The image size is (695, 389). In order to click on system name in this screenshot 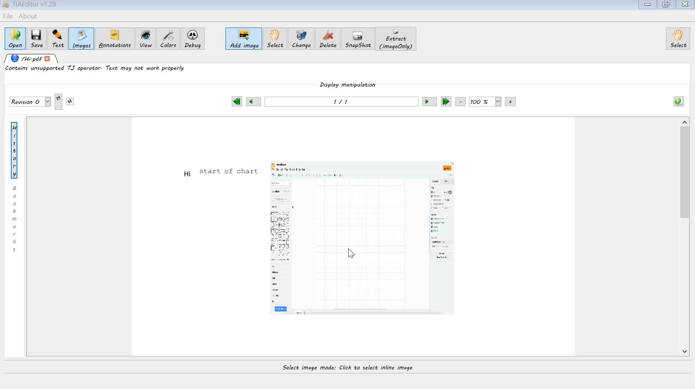, I will do `click(30, 5)`.